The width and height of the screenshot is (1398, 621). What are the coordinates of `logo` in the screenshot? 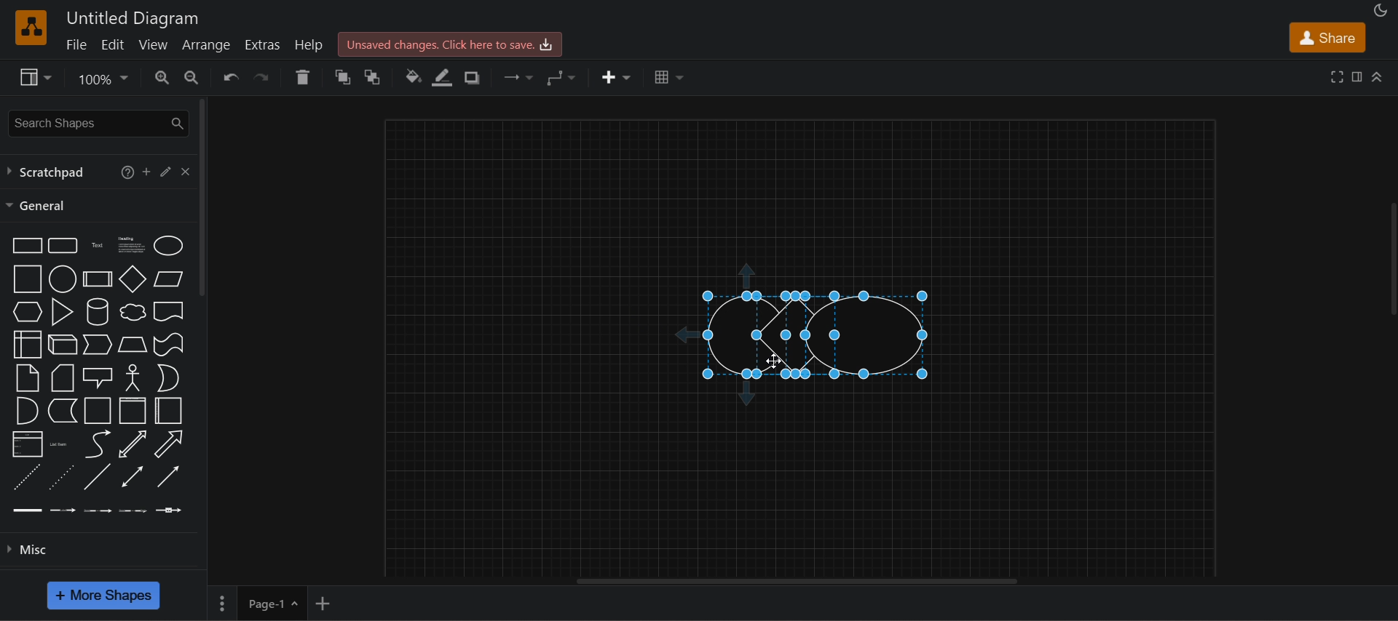 It's located at (29, 27).